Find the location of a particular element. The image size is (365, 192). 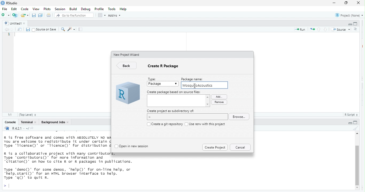

Background Jobs is located at coordinates (53, 122).